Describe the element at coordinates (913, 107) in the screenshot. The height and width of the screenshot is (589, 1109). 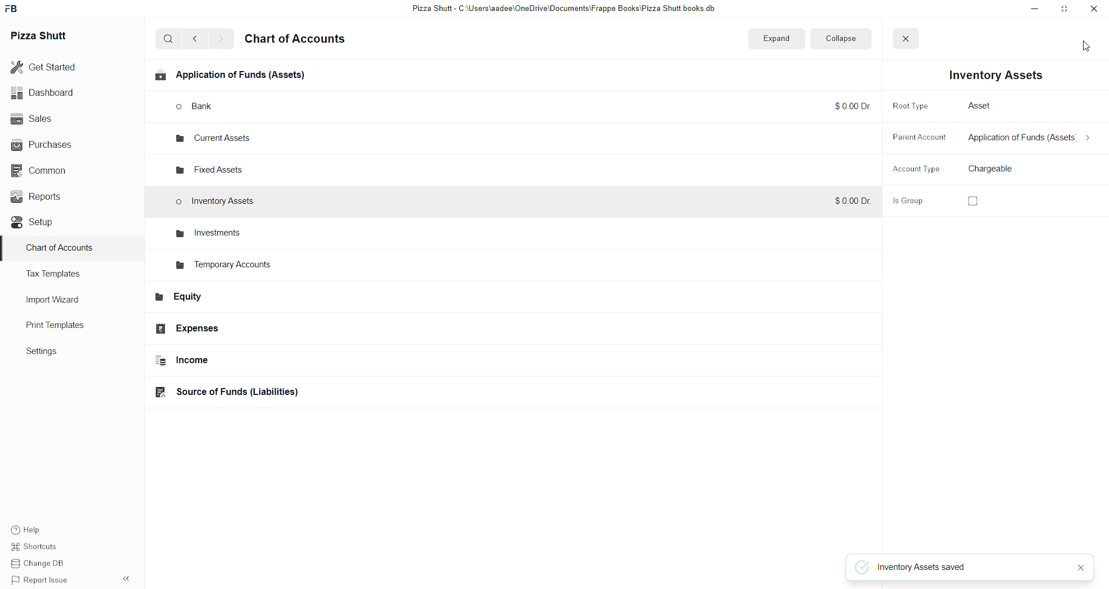
I see `Root Type ` at that location.